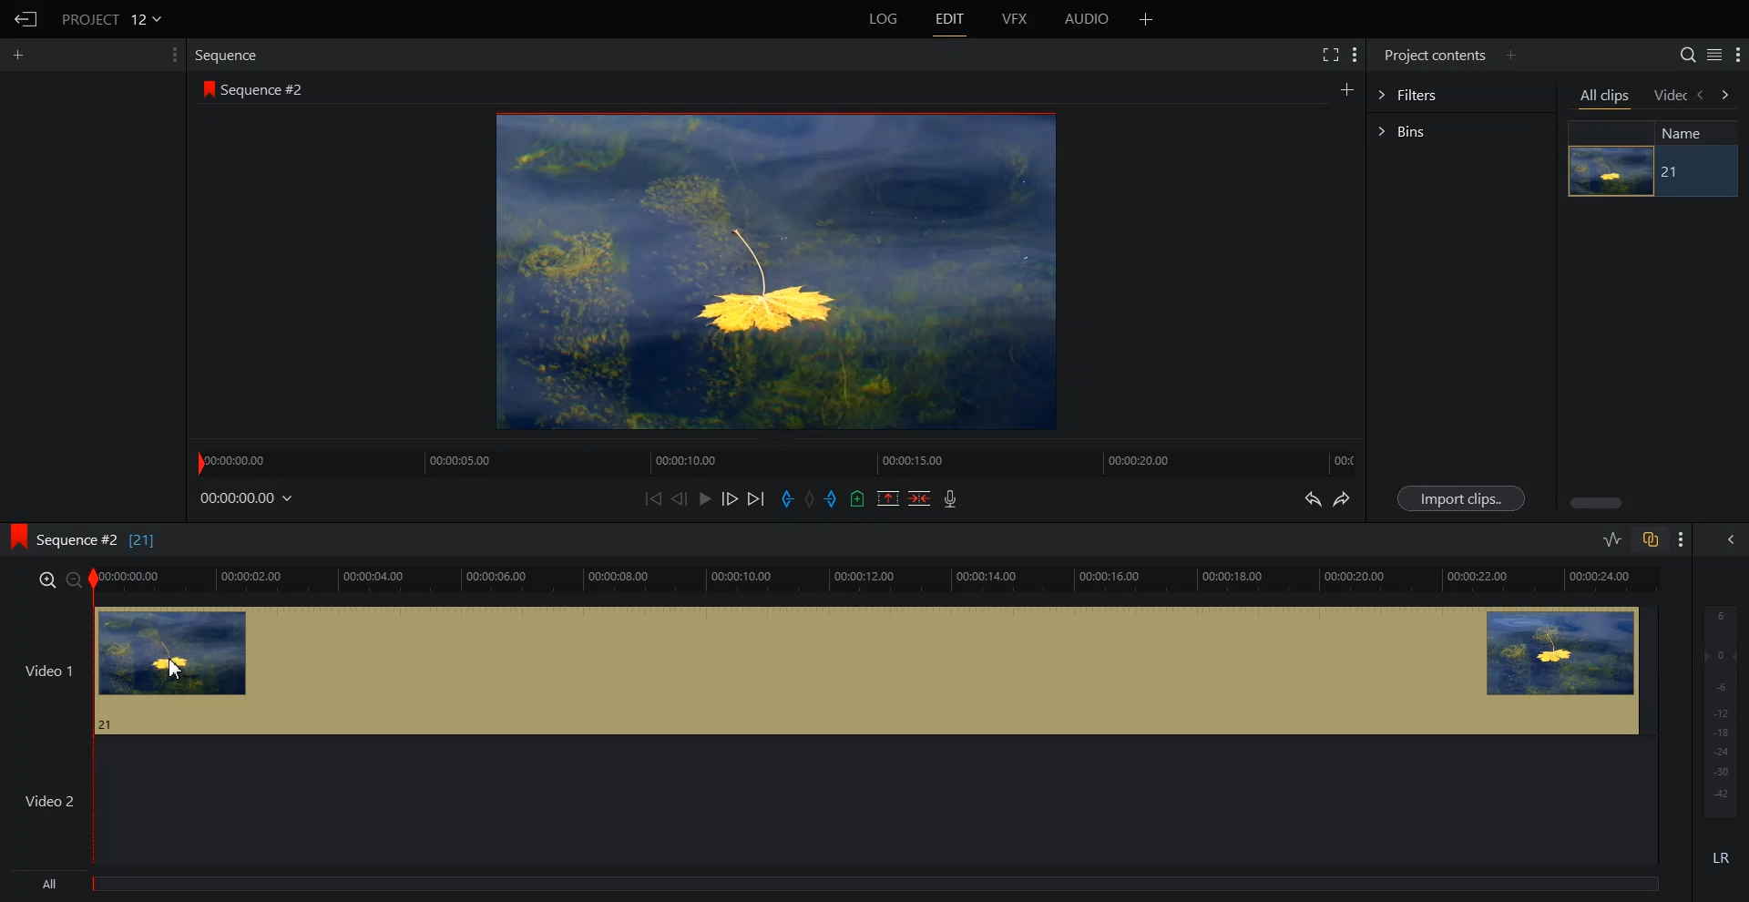  I want to click on Create New Sequence, so click(1349, 88).